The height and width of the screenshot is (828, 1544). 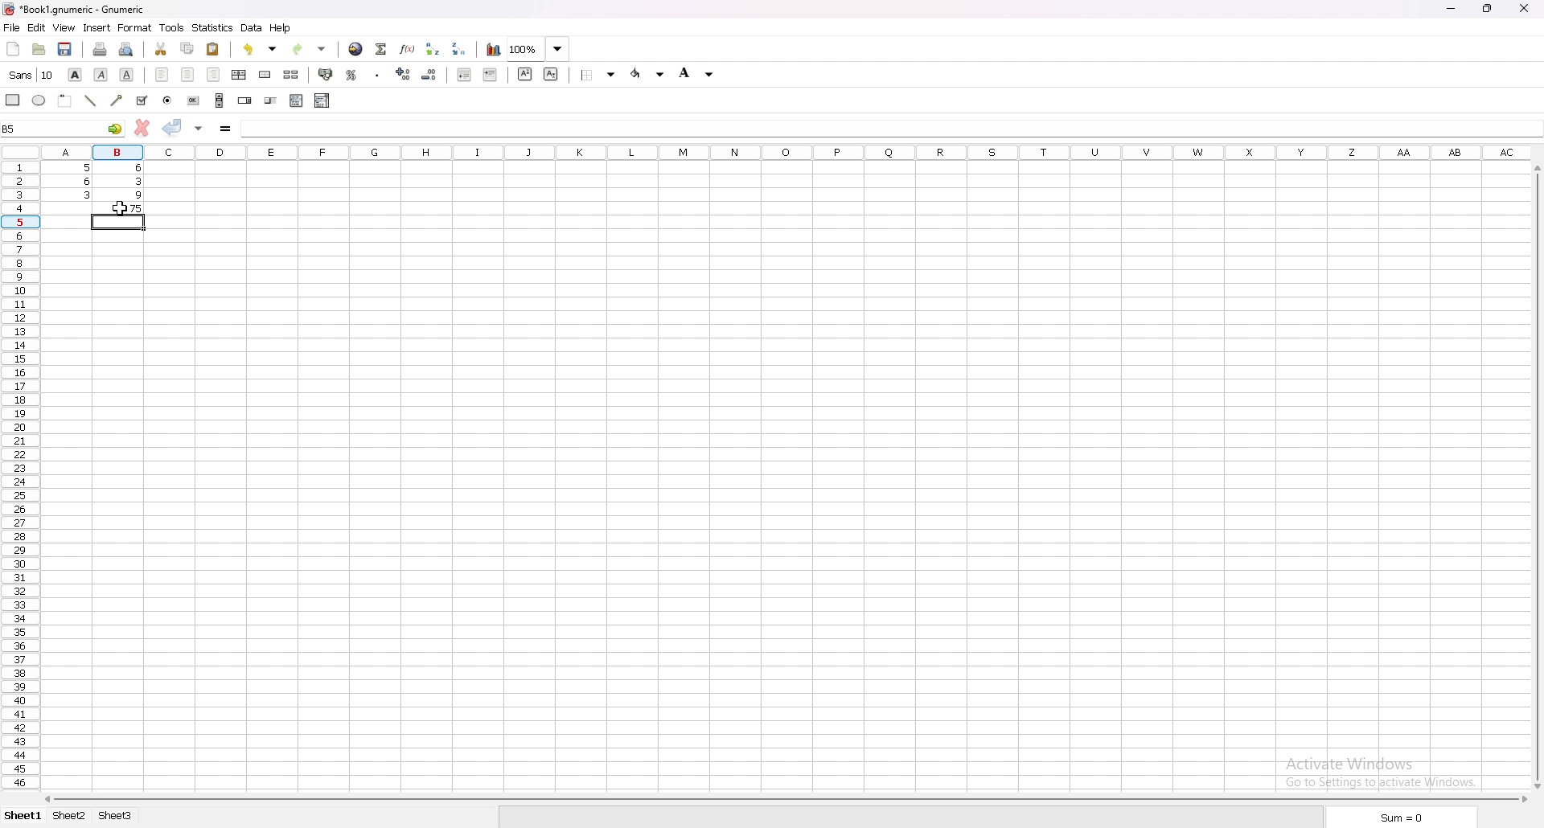 I want to click on combo box, so click(x=322, y=100).